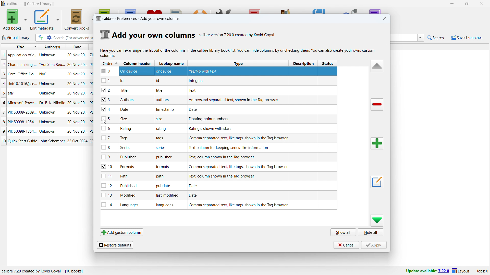 The height and width of the screenshot is (275, 490). What do you see at coordinates (162, 129) in the screenshot?
I see `rating` at bounding box center [162, 129].